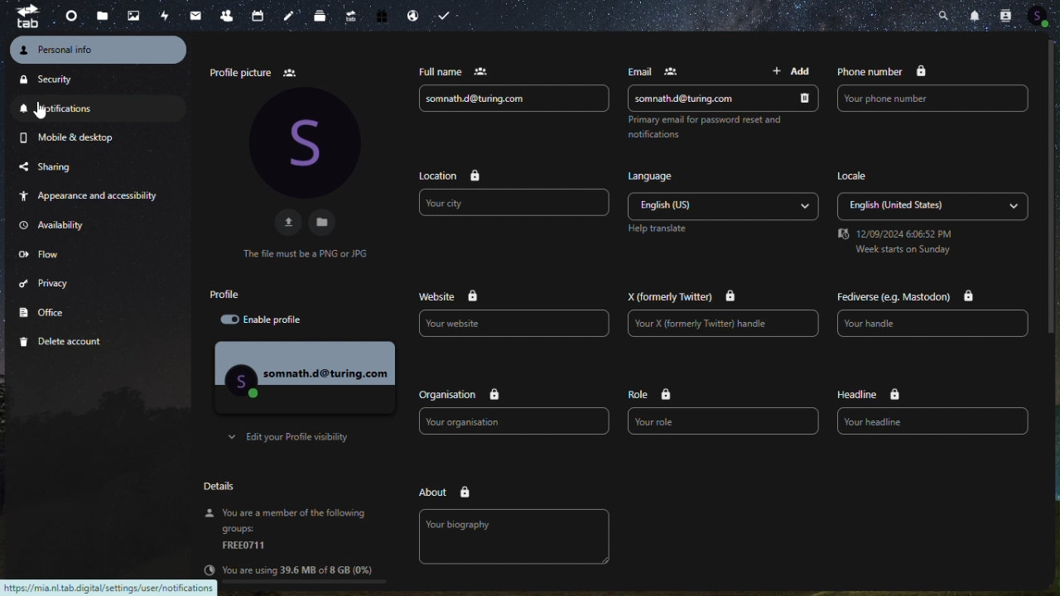 This screenshot has width=1060, height=596. Describe the element at coordinates (382, 16) in the screenshot. I see `free trial` at that location.